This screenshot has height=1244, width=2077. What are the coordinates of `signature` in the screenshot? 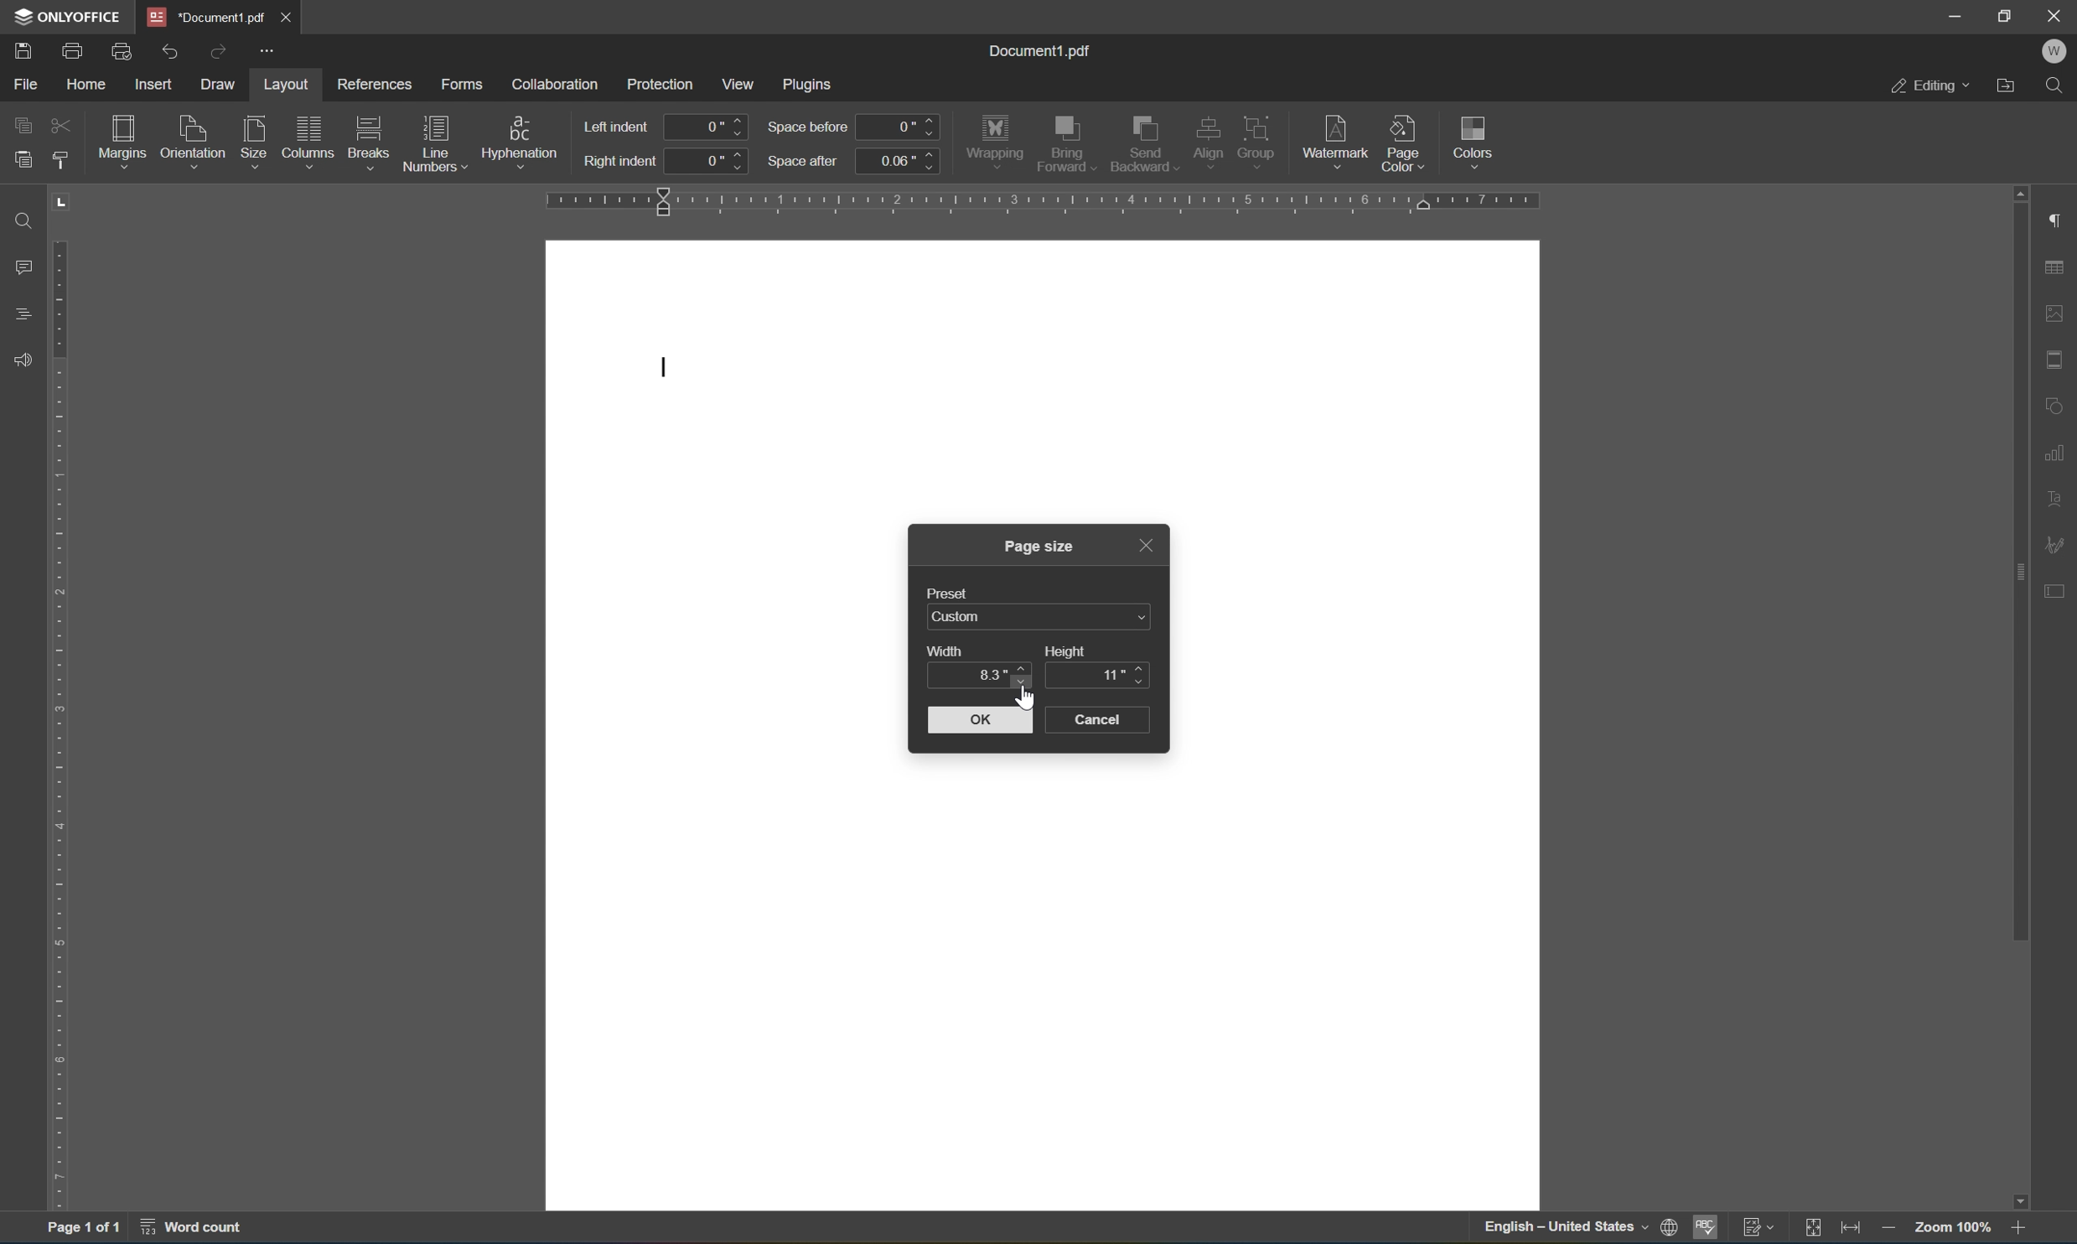 It's located at (2059, 542).